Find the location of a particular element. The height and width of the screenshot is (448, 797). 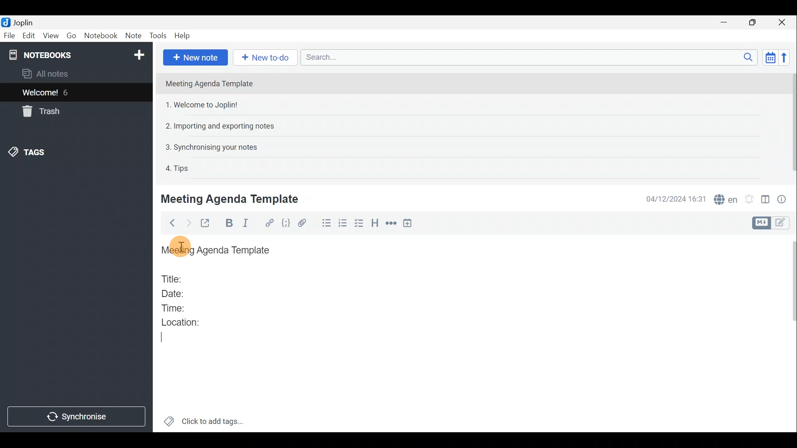

Checkbox is located at coordinates (358, 224).